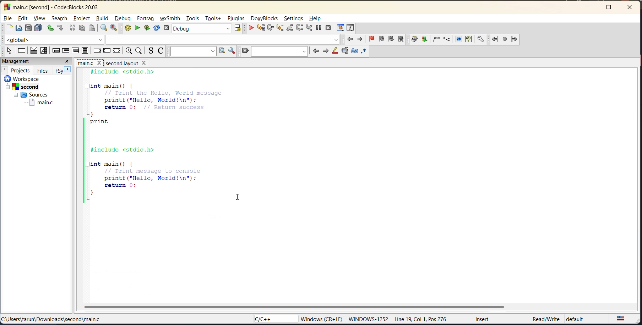 The height and width of the screenshot is (325, 642). What do you see at coordinates (342, 27) in the screenshot?
I see `debugging windows` at bounding box center [342, 27].